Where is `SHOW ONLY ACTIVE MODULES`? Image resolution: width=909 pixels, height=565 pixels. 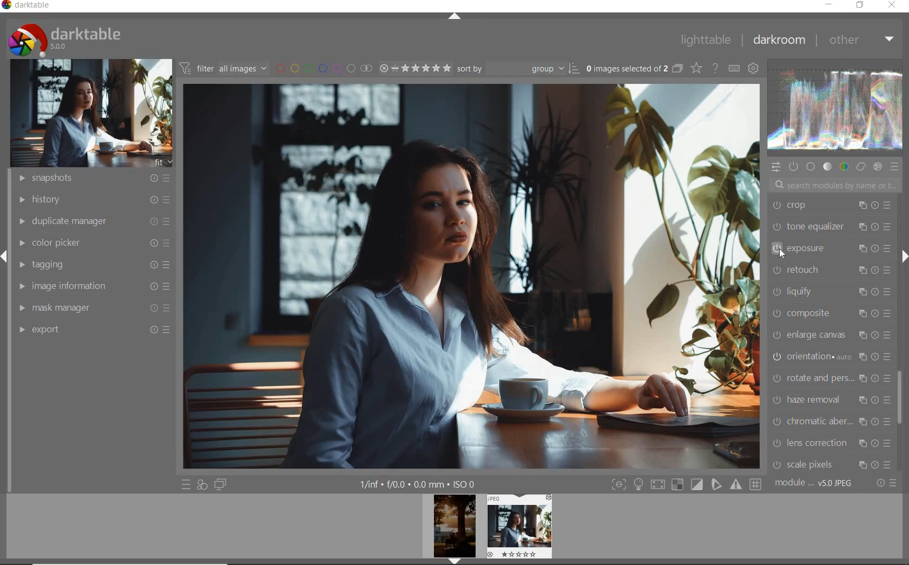
SHOW ONLY ACTIVE MODULES is located at coordinates (793, 167).